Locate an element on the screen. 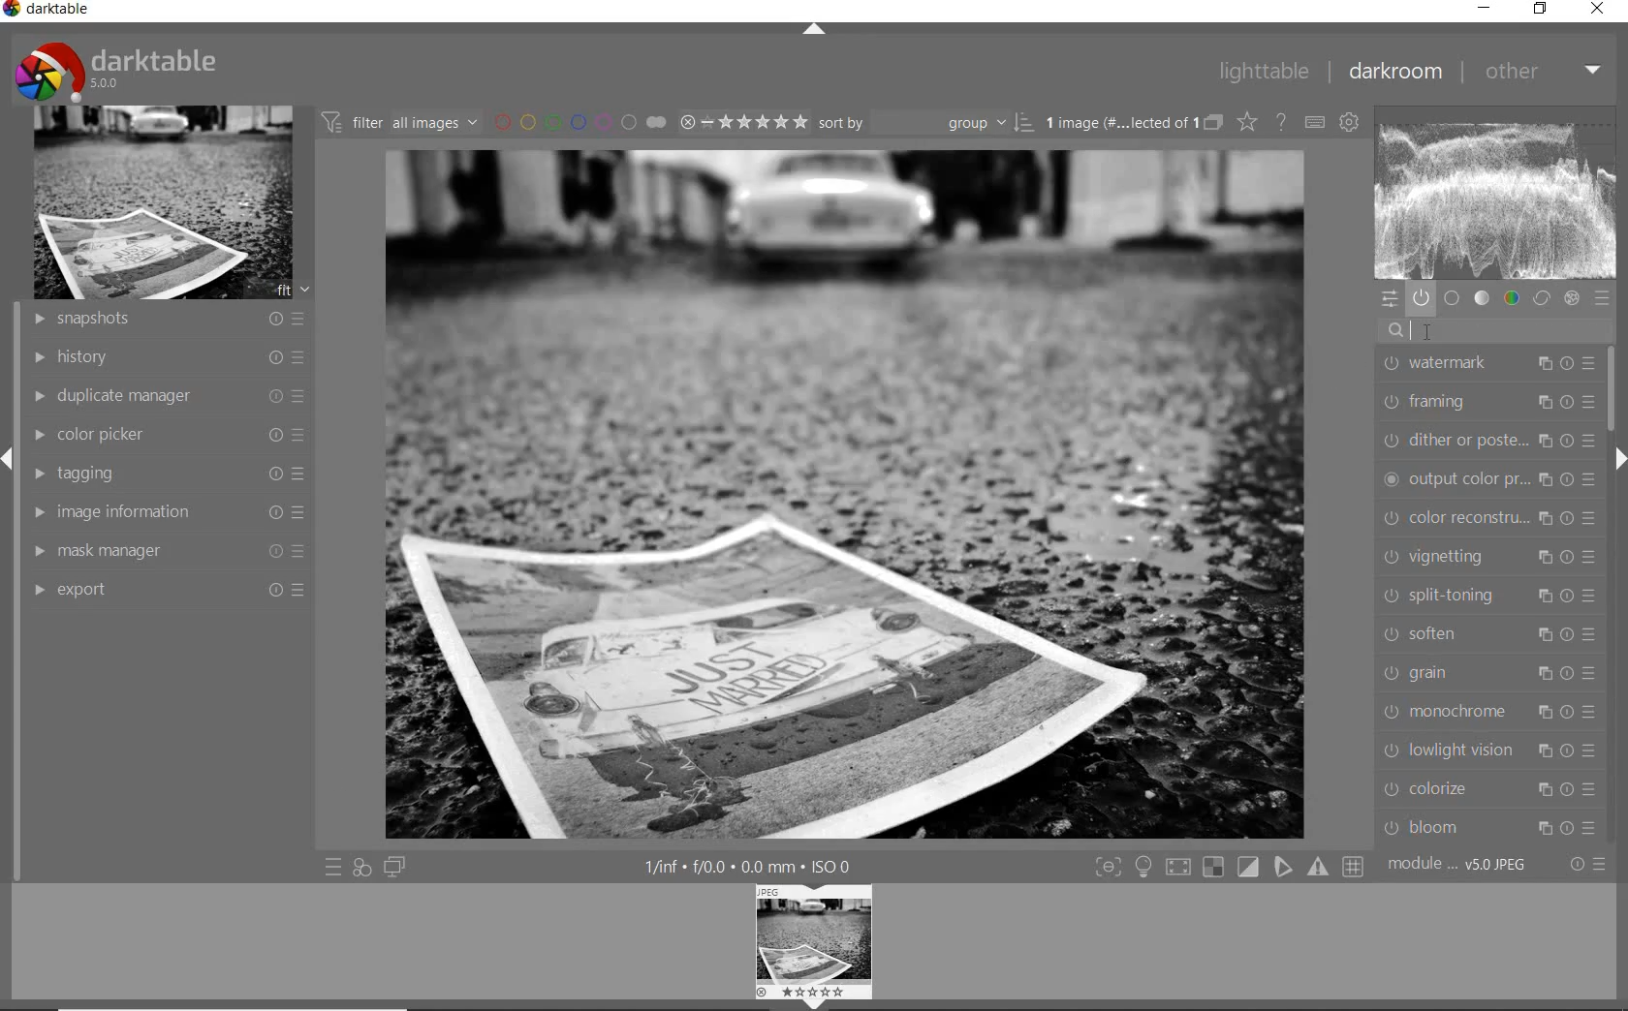 The image size is (1628, 1011). other is located at coordinates (1546, 72).